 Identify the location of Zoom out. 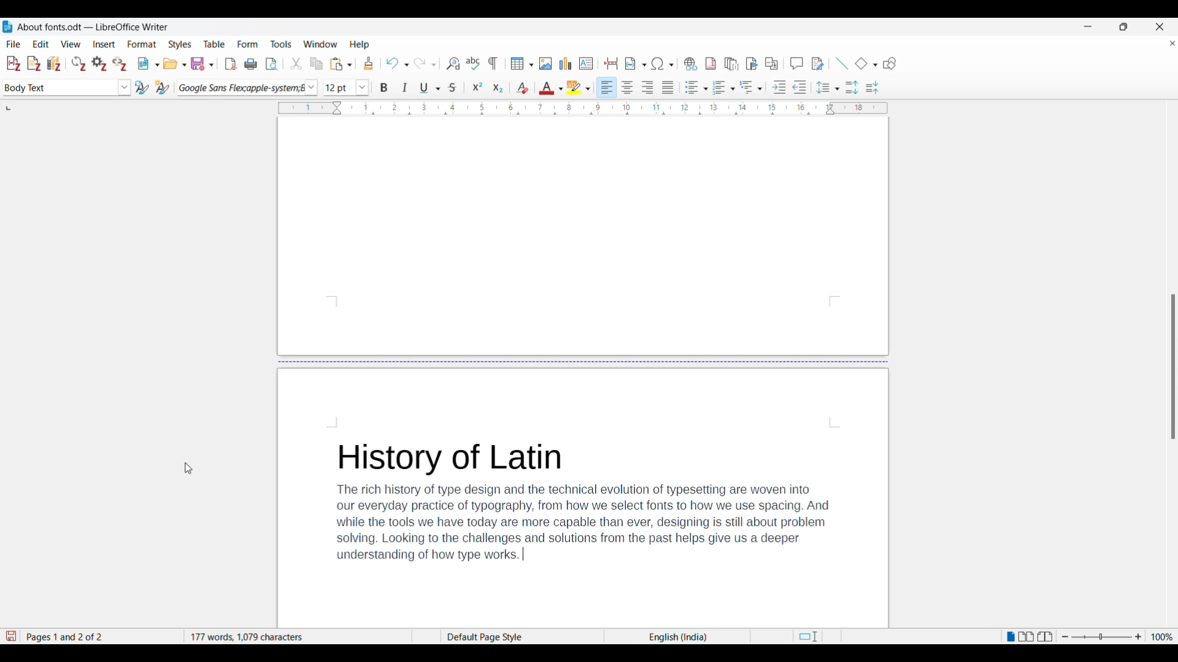
(1065, 637).